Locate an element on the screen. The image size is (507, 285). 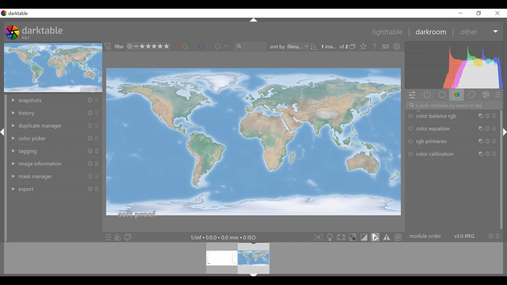
 is located at coordinates (88, 189).